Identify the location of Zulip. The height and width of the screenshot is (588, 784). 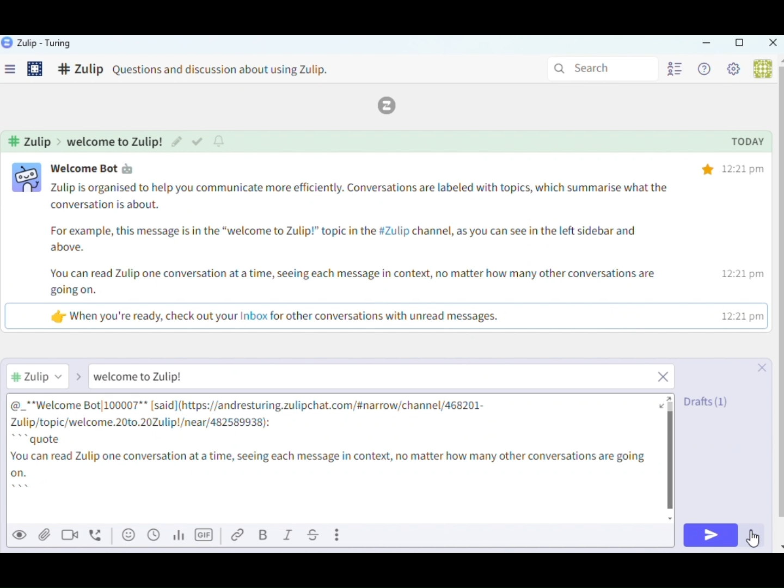
(393, 106).